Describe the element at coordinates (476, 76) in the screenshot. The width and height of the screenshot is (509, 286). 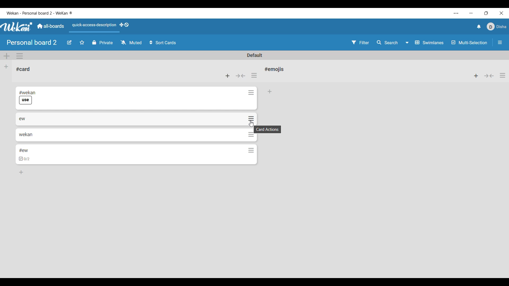
I see `Add card to top of list` at that location.